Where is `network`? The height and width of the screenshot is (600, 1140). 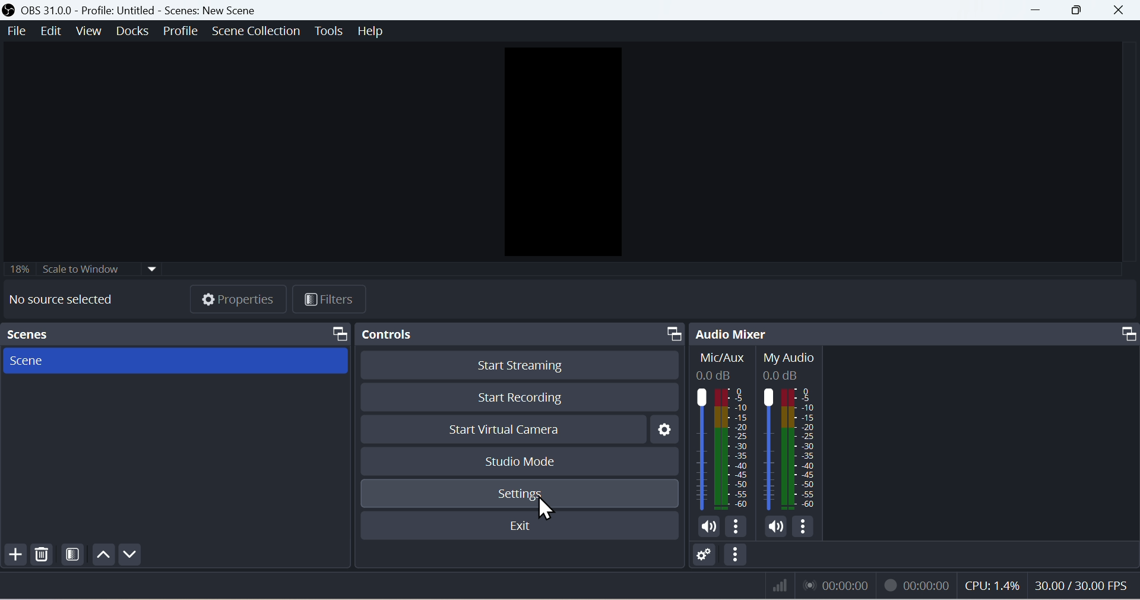 network is located at coordinates (774, 585).